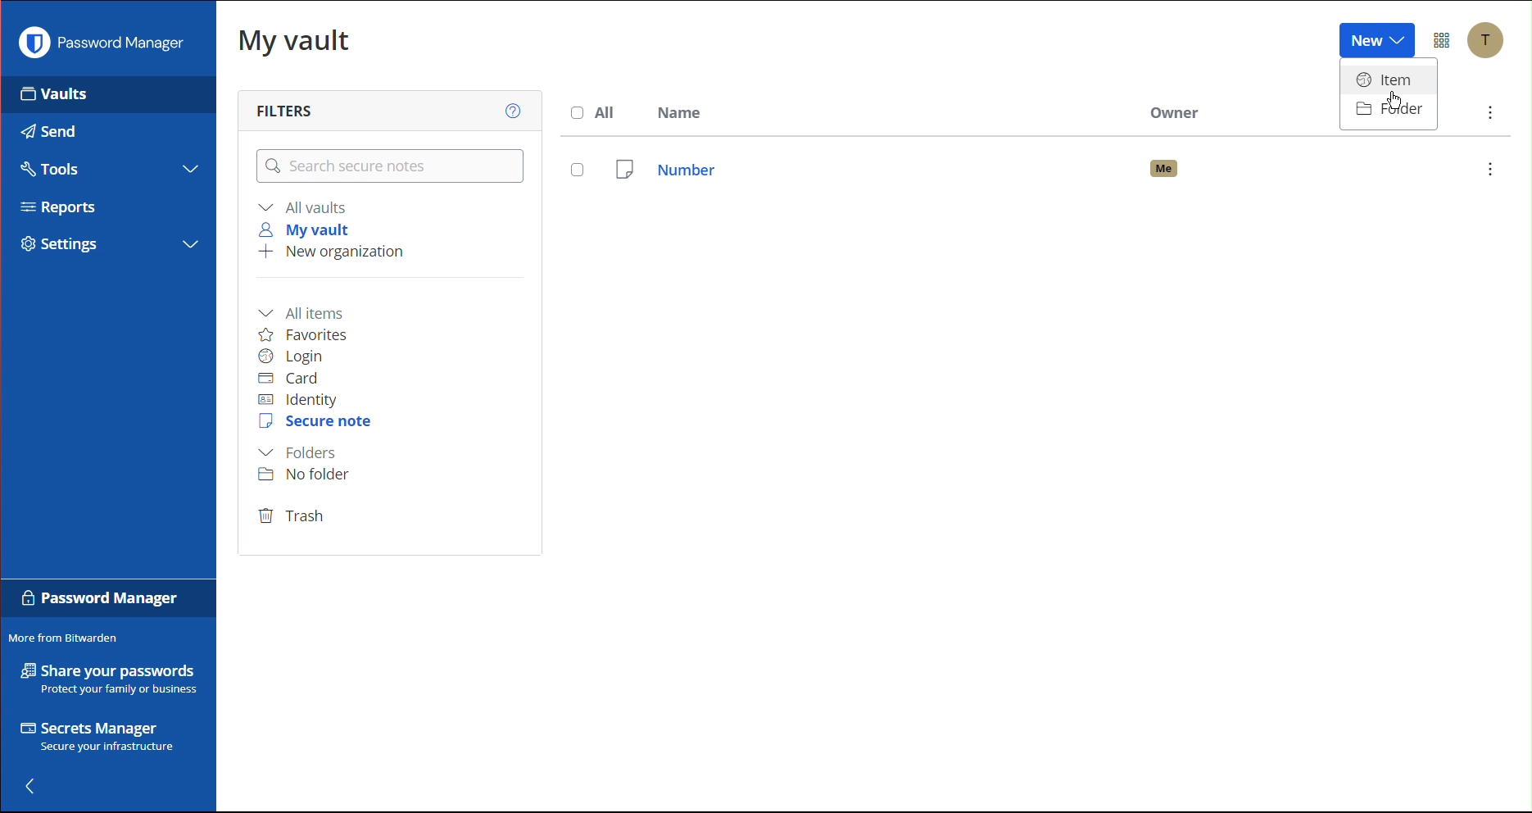 The height and width of the screenshot is (813, 1532). What do you see at coordinates (598, 112) in the screenshot?
I see `All ` at bounding box center [598, 112].